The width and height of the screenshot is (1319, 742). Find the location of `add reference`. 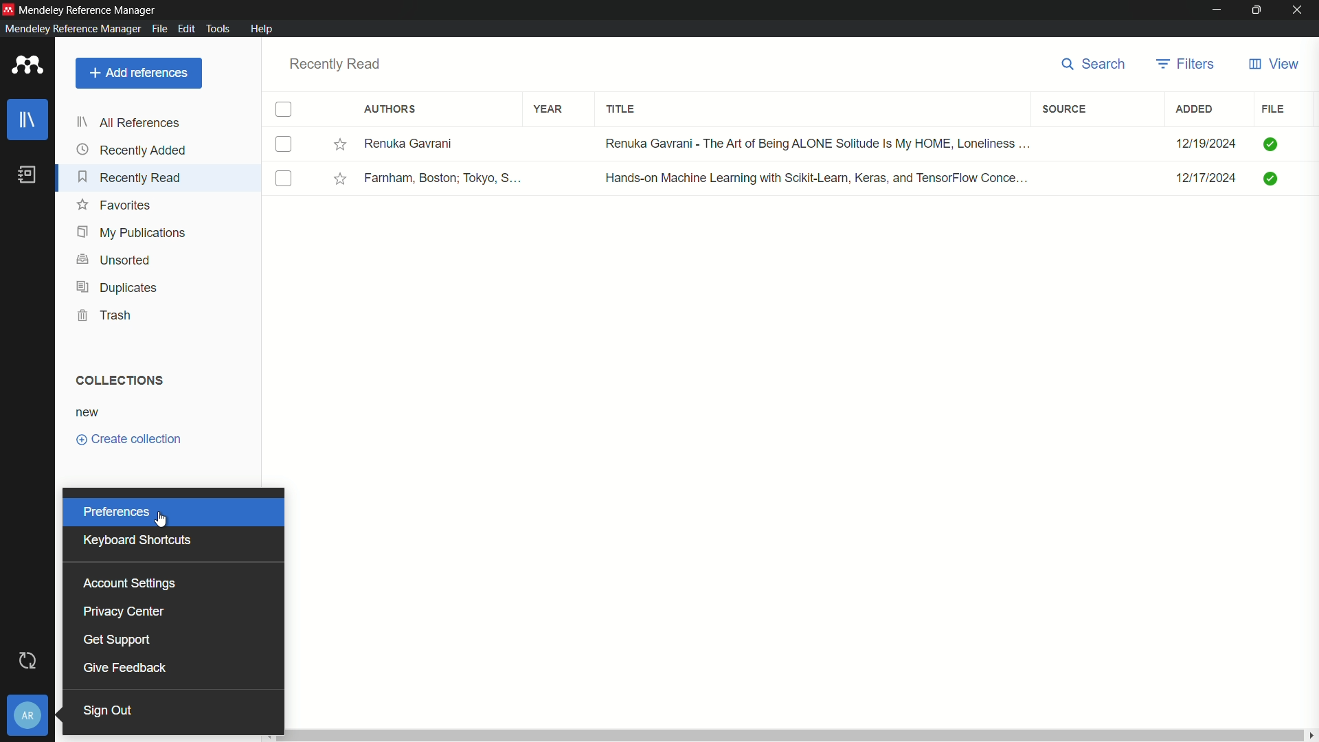

add reference is located at coordinates (137, 73).